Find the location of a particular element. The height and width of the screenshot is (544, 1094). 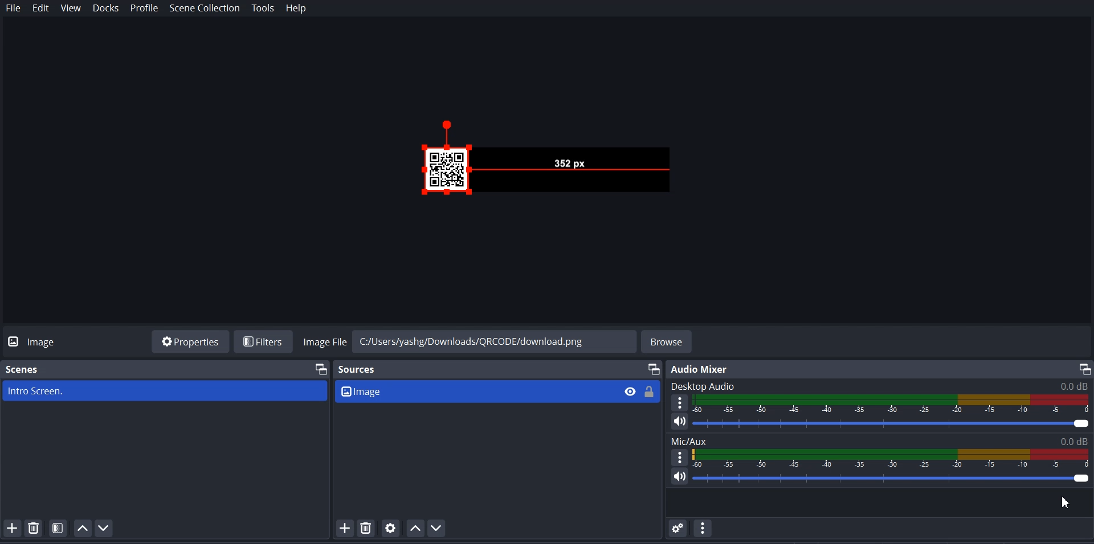

Mute is located at coordinates (680, 476).